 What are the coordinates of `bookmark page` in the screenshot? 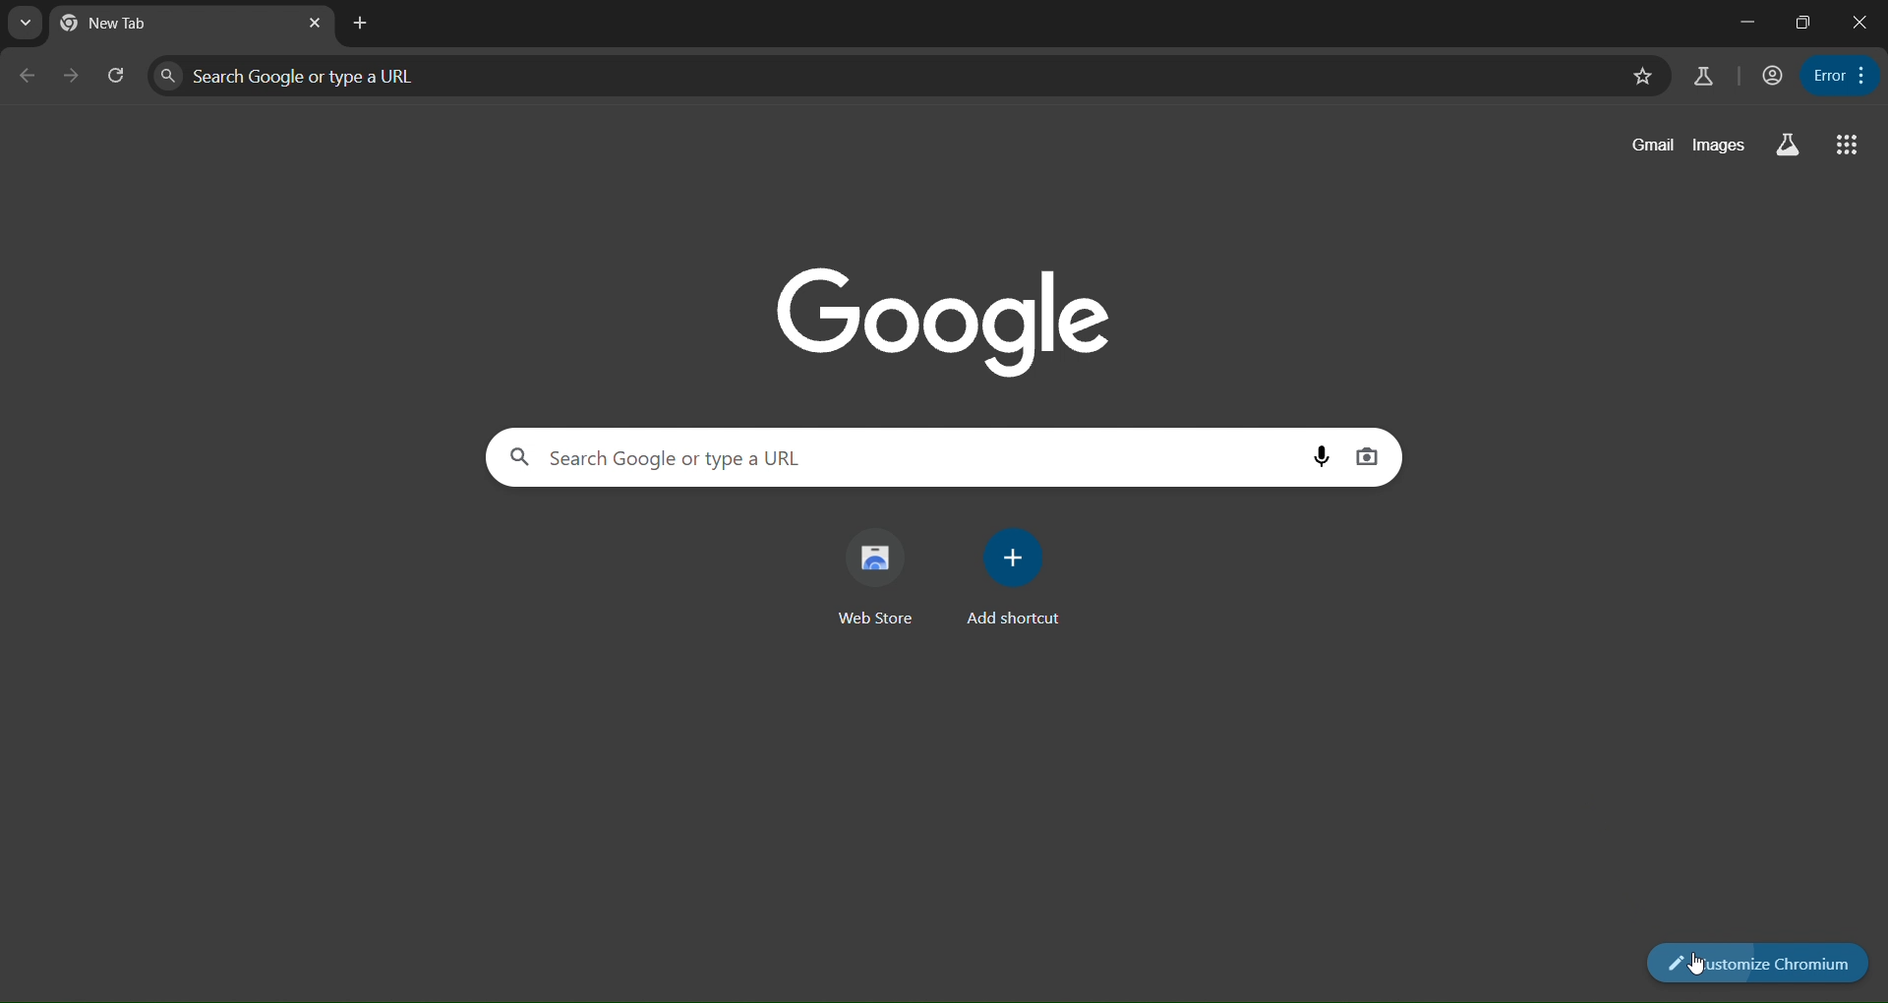 It's located at (1645, 77).